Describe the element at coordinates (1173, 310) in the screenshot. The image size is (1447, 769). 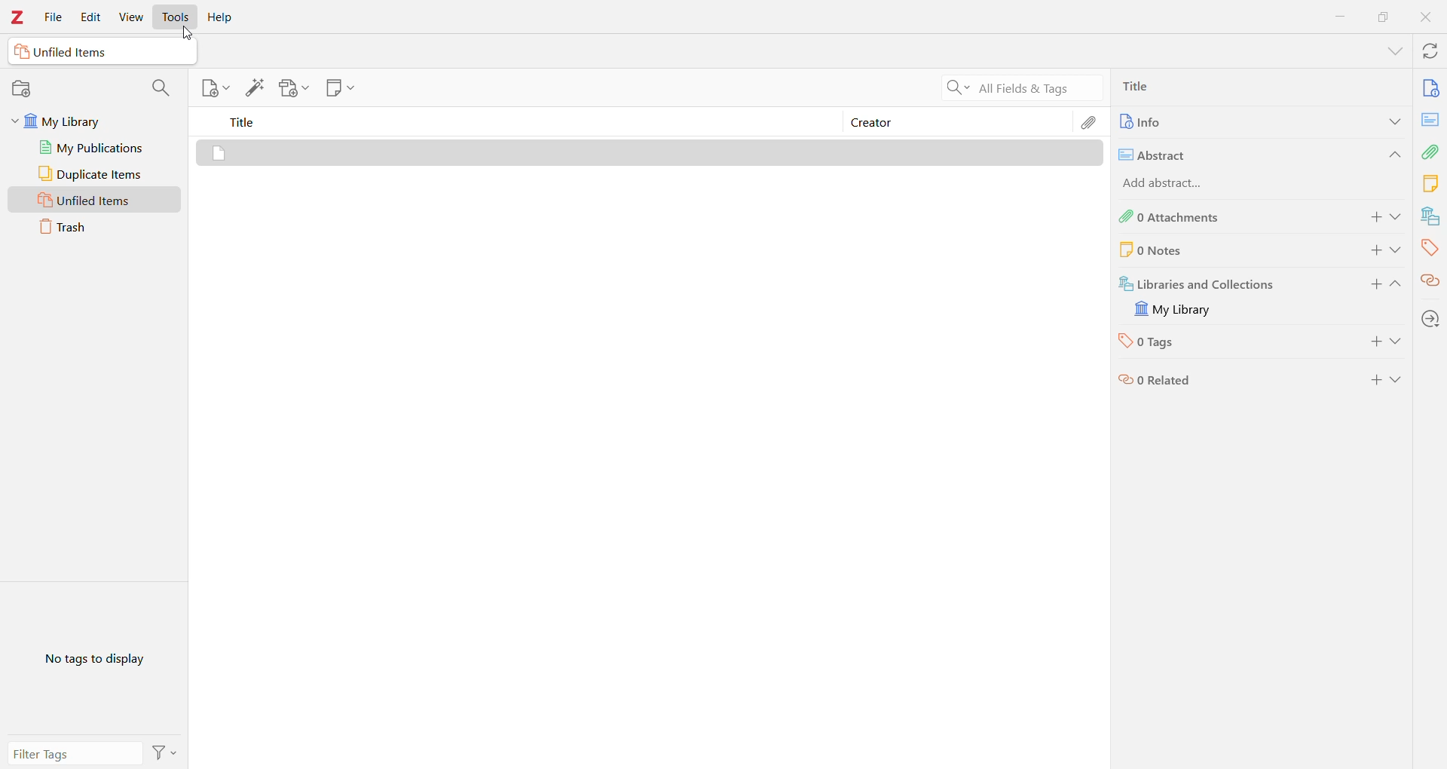
I see `Library available` at that location.